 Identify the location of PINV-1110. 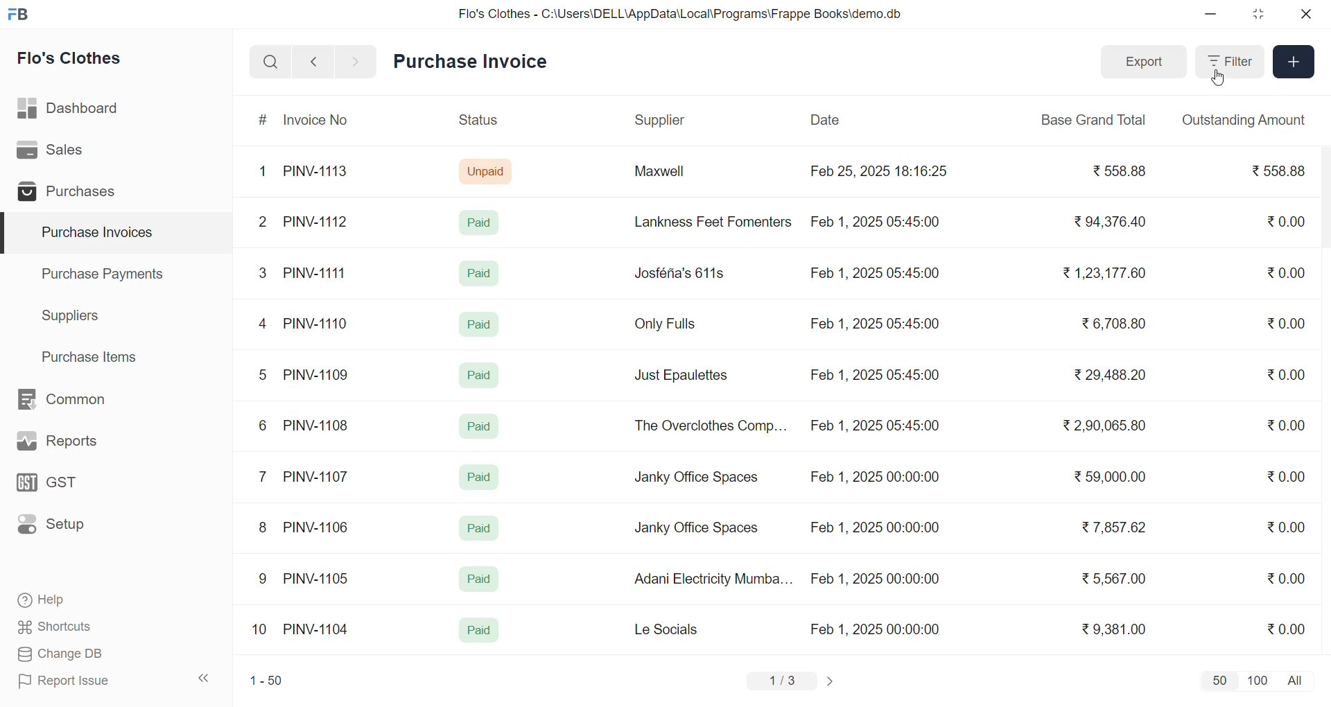
(317, 323).